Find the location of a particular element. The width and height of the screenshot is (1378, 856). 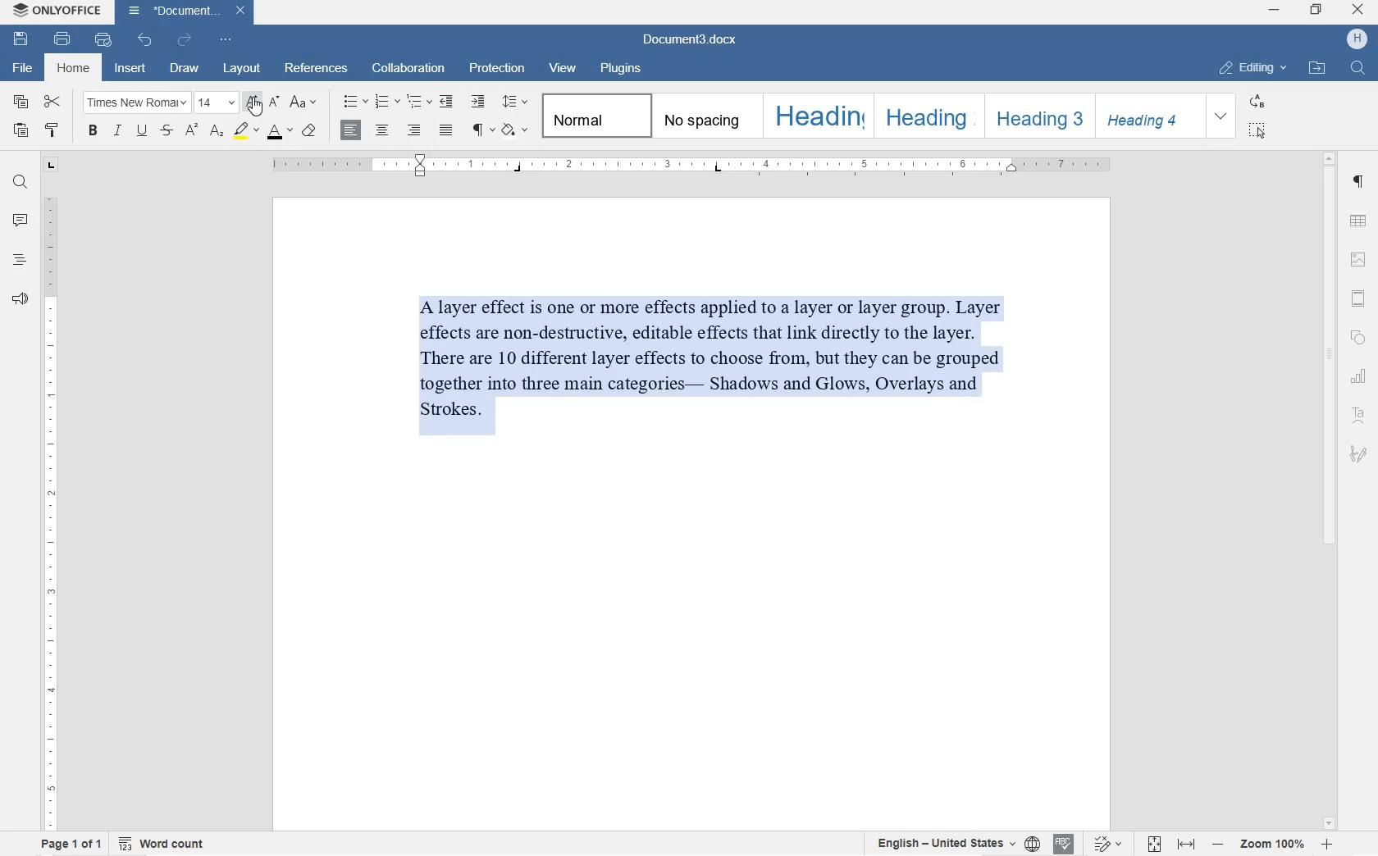

HP is located at coordinates (1357, 41).